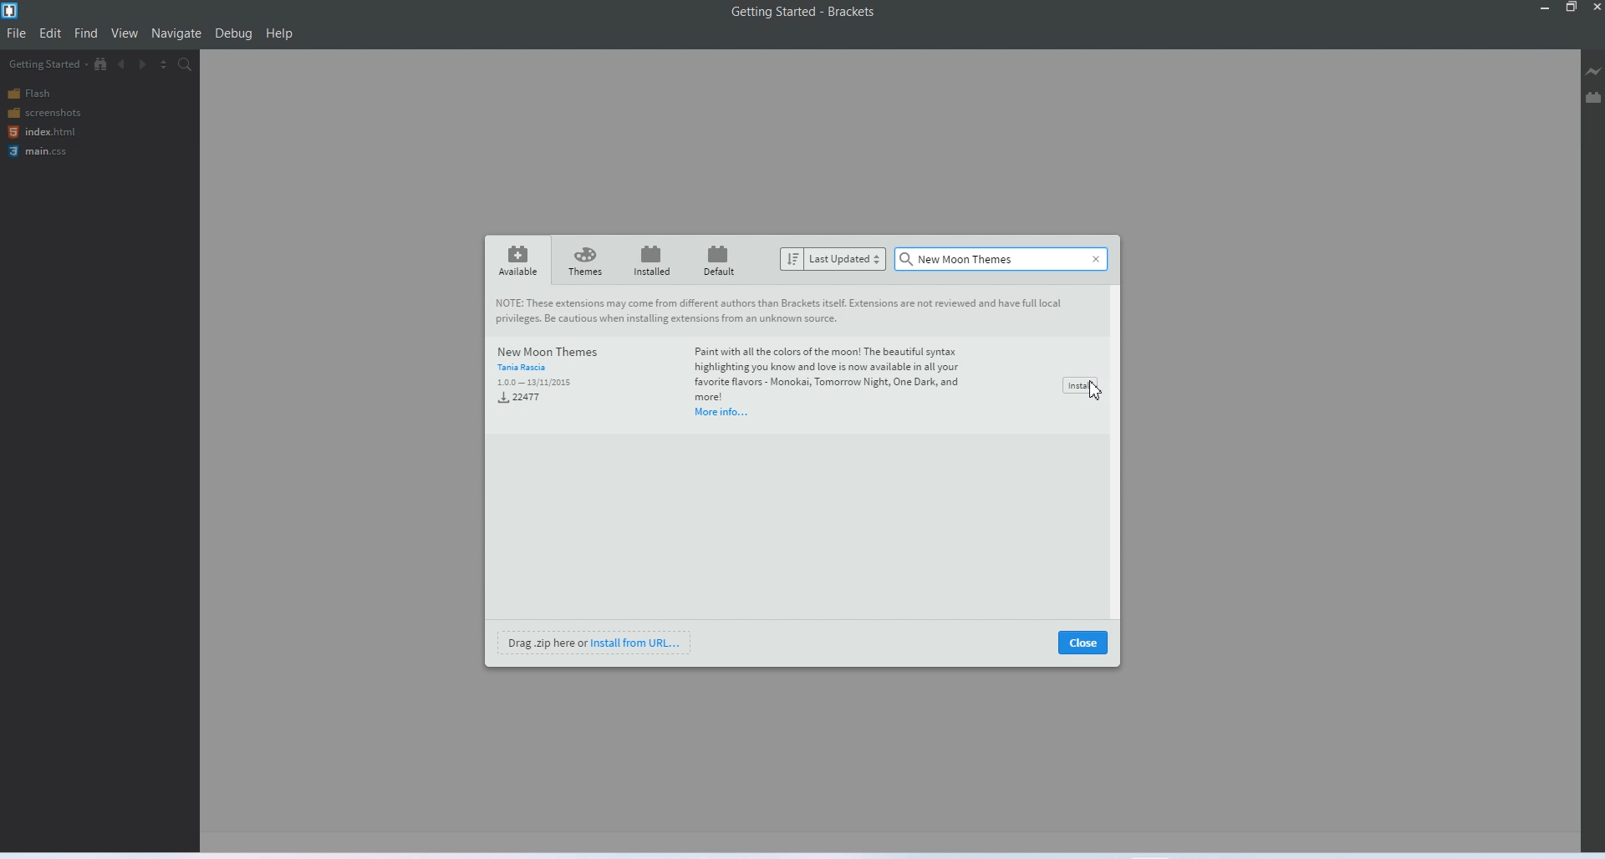 This screenshot has width=1605, height=859. What do you see at coordinates (46, 64) in the screenshot?
I see `Getting started` at bounding box center [46, 64].